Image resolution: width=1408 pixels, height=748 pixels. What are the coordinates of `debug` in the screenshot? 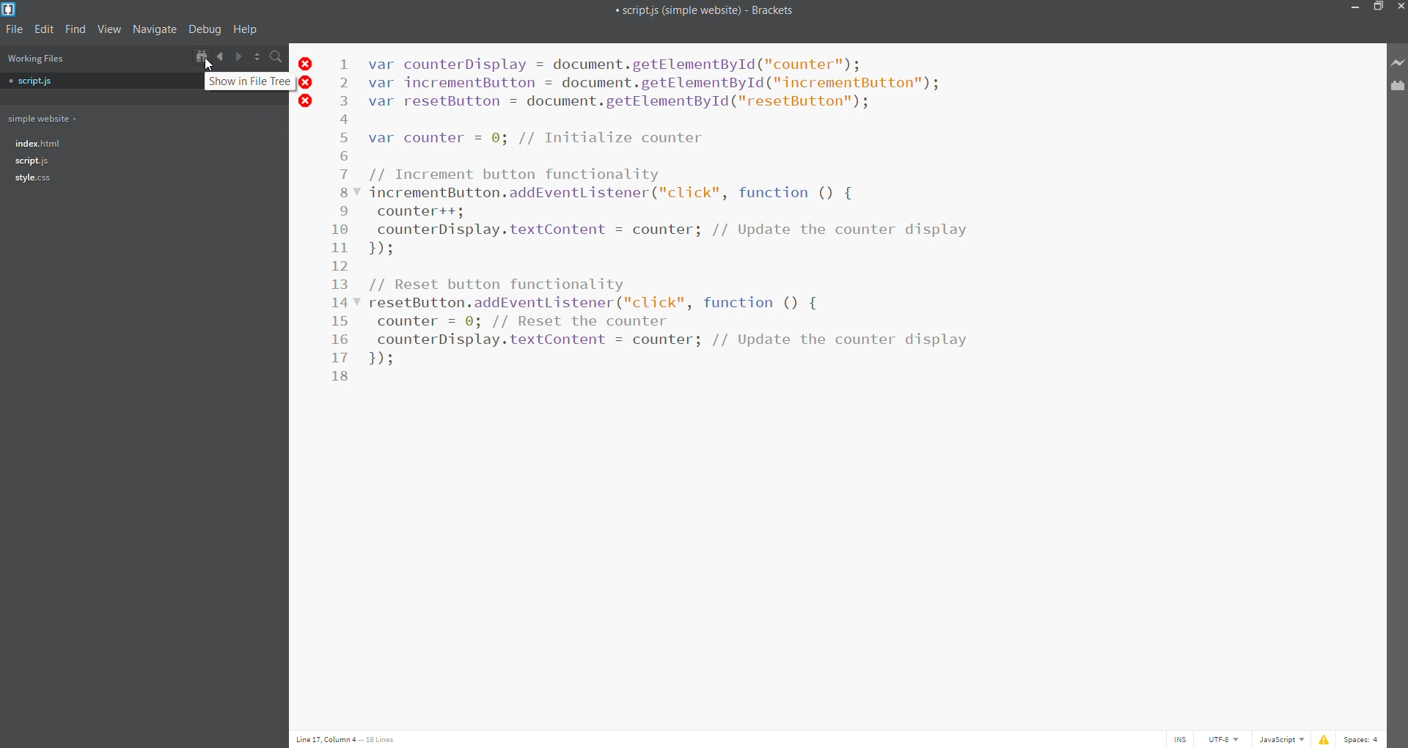 It's located at (205, 30).